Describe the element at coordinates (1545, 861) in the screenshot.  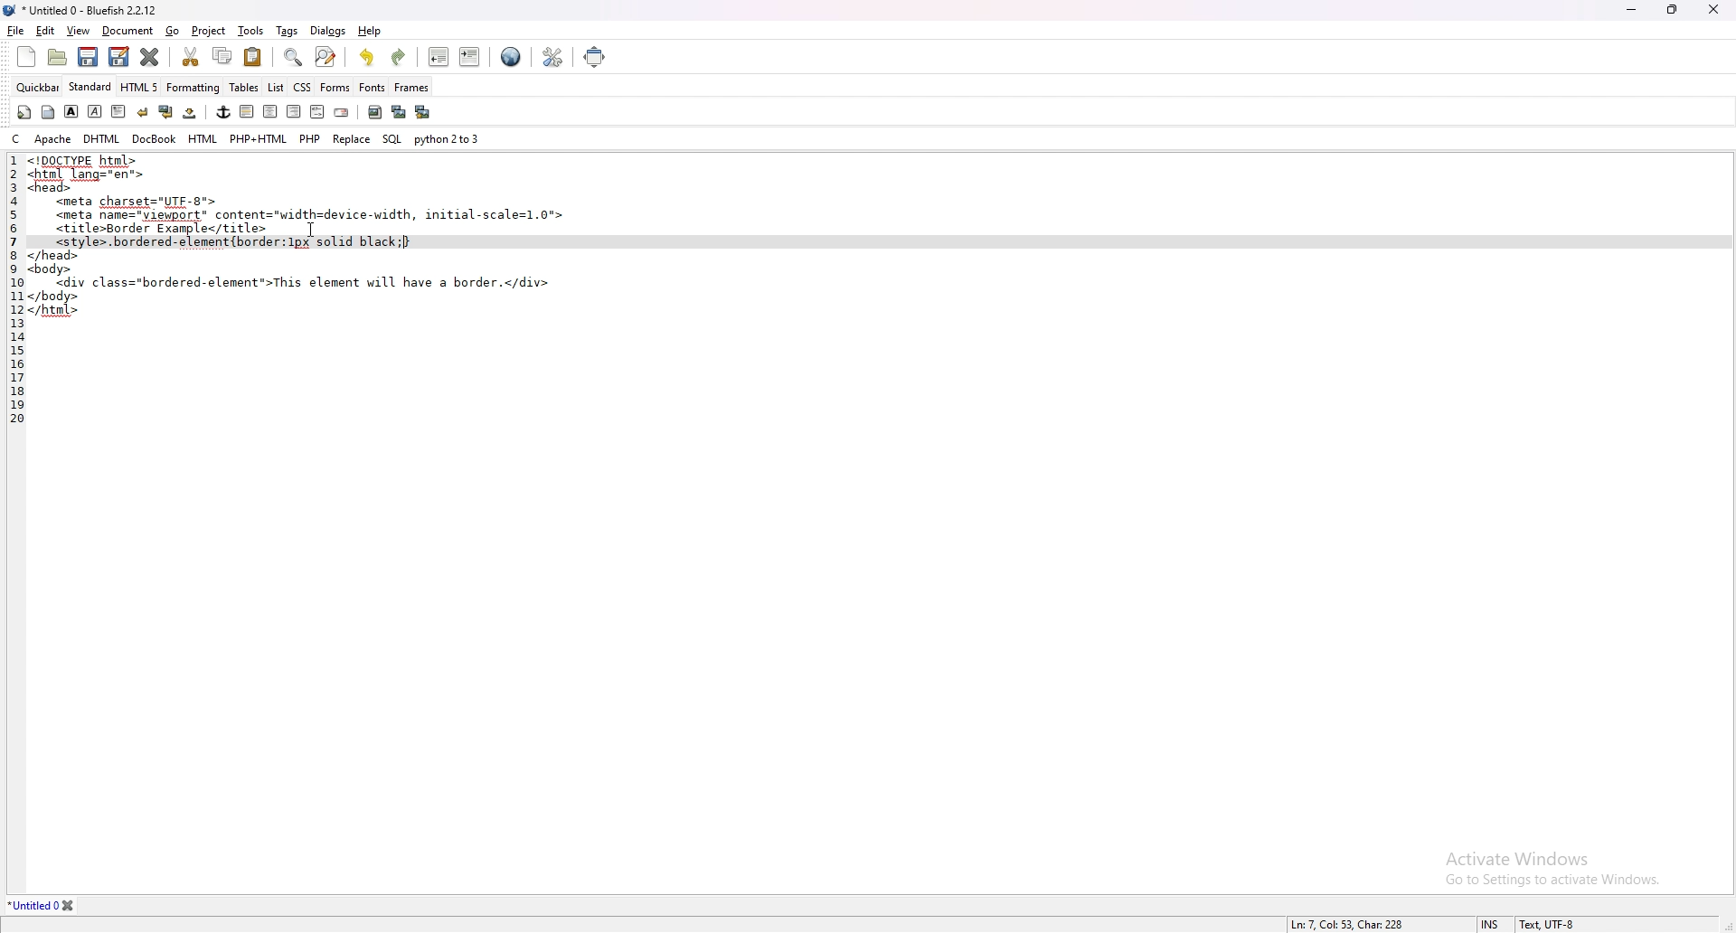
I see `Activate Windows
Go to Settings to activate Windows.` at that location.